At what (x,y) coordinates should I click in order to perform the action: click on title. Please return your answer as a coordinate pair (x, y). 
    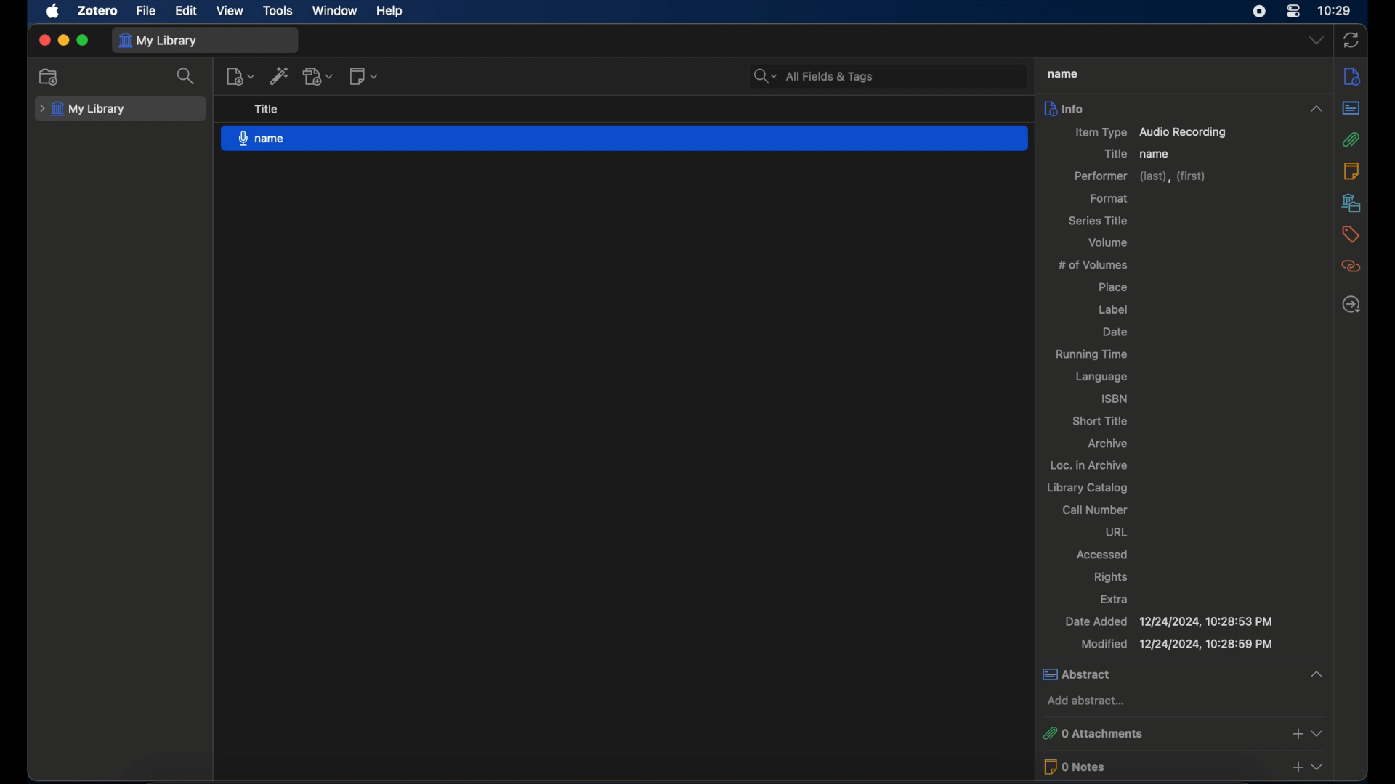
    Looking at the image, I should click on (1061, 73).